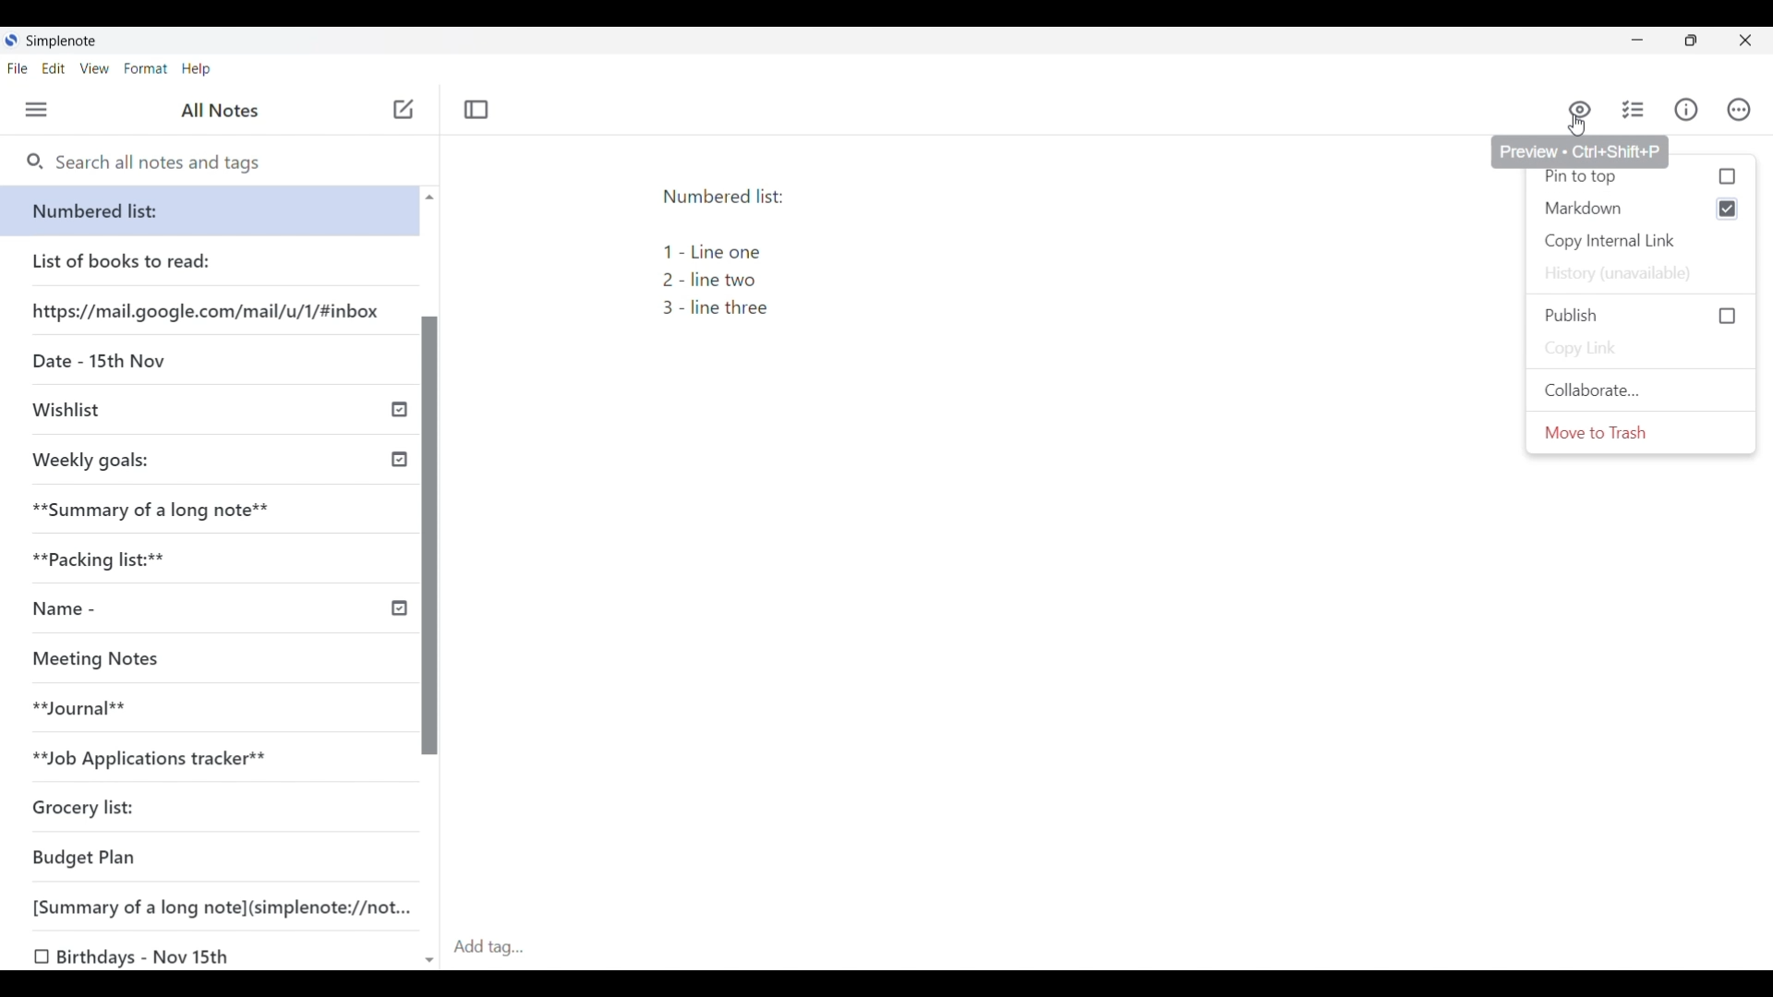 Image resolution: width=1773 pixels, height=997 pixels. I want to click on Actions, so click(1740, 113).